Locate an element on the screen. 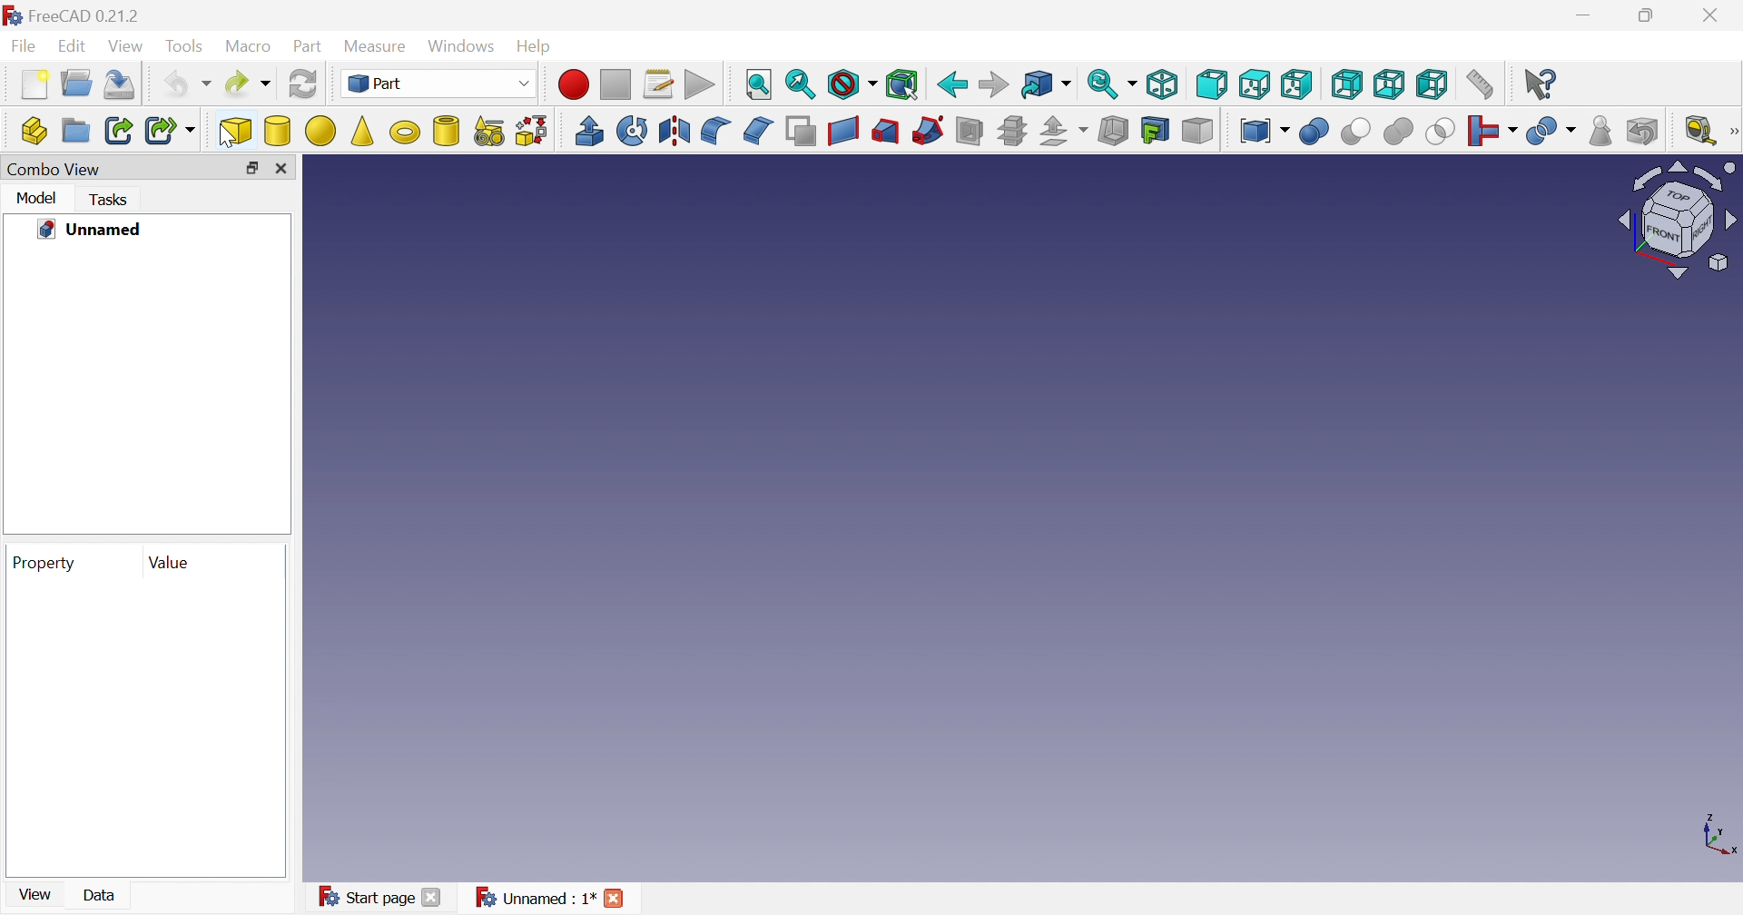 Image resolution: width=1743 pixels, height=915 pixels. Fit all is located at coordinates (760, 85).